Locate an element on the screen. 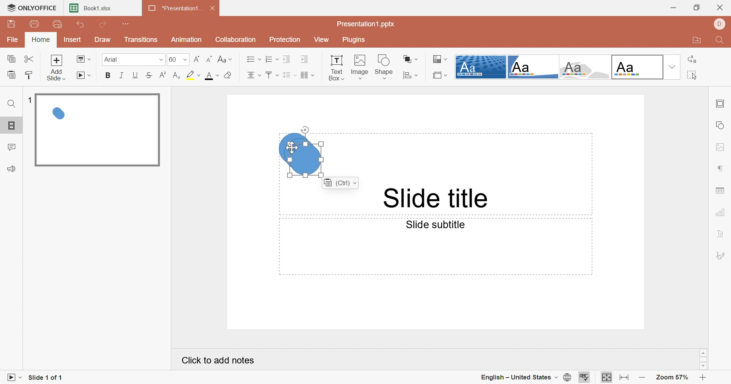 The height and width of the screenshot is (384, 731). Clear style is located at coordinates (229, 76).